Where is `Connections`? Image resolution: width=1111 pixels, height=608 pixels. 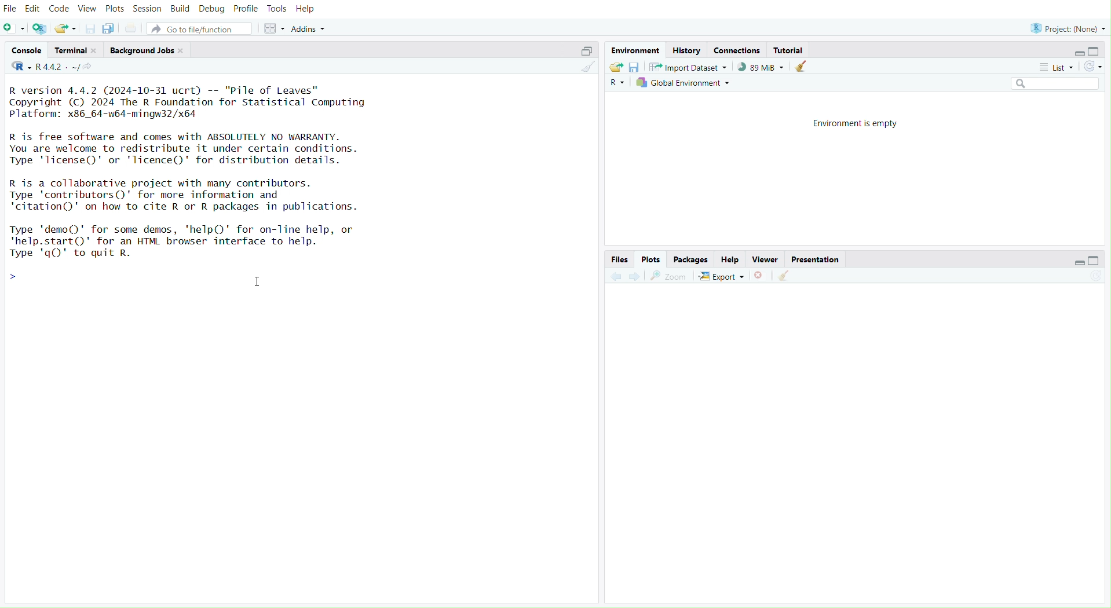
Connections is located at coordinates (739, 49).